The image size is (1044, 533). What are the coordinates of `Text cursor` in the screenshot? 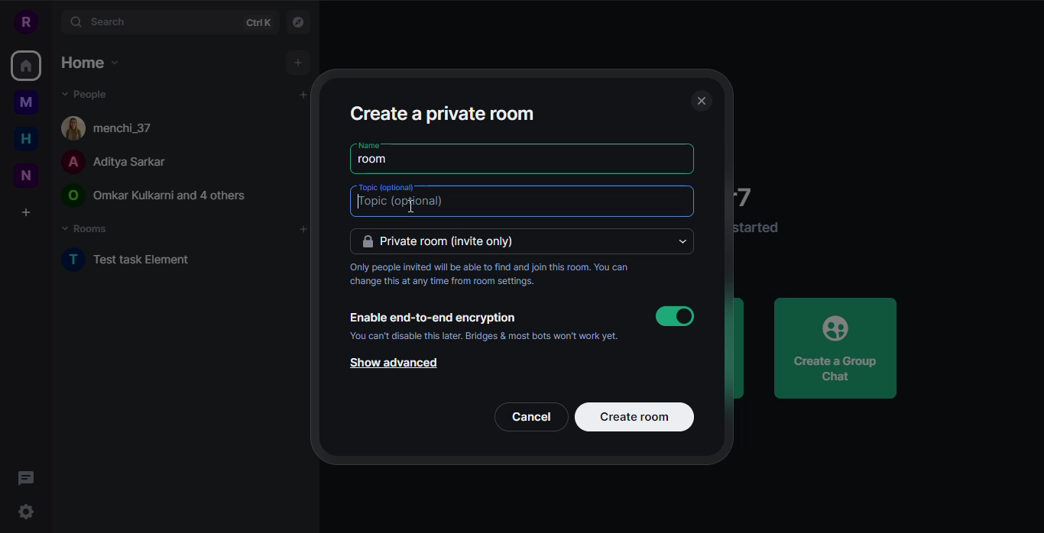 It's located at (411, 207).